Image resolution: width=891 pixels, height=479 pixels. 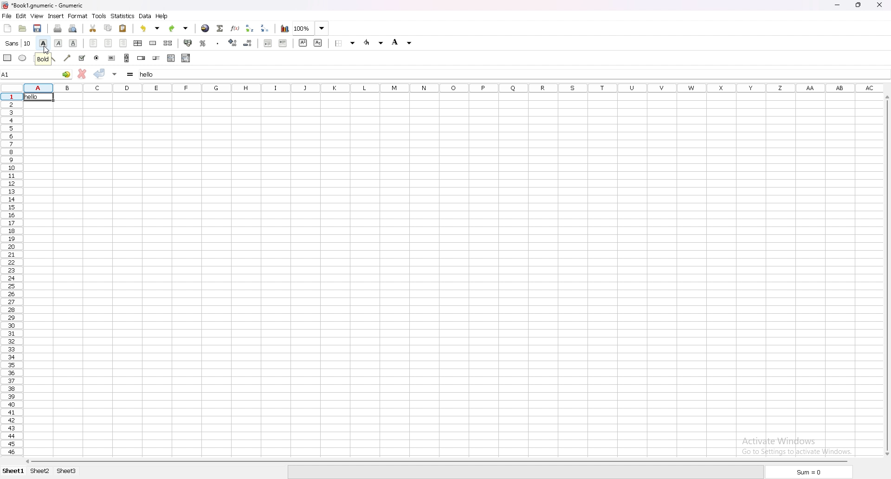 I want to click on accounting, so click(x=189, y=42).